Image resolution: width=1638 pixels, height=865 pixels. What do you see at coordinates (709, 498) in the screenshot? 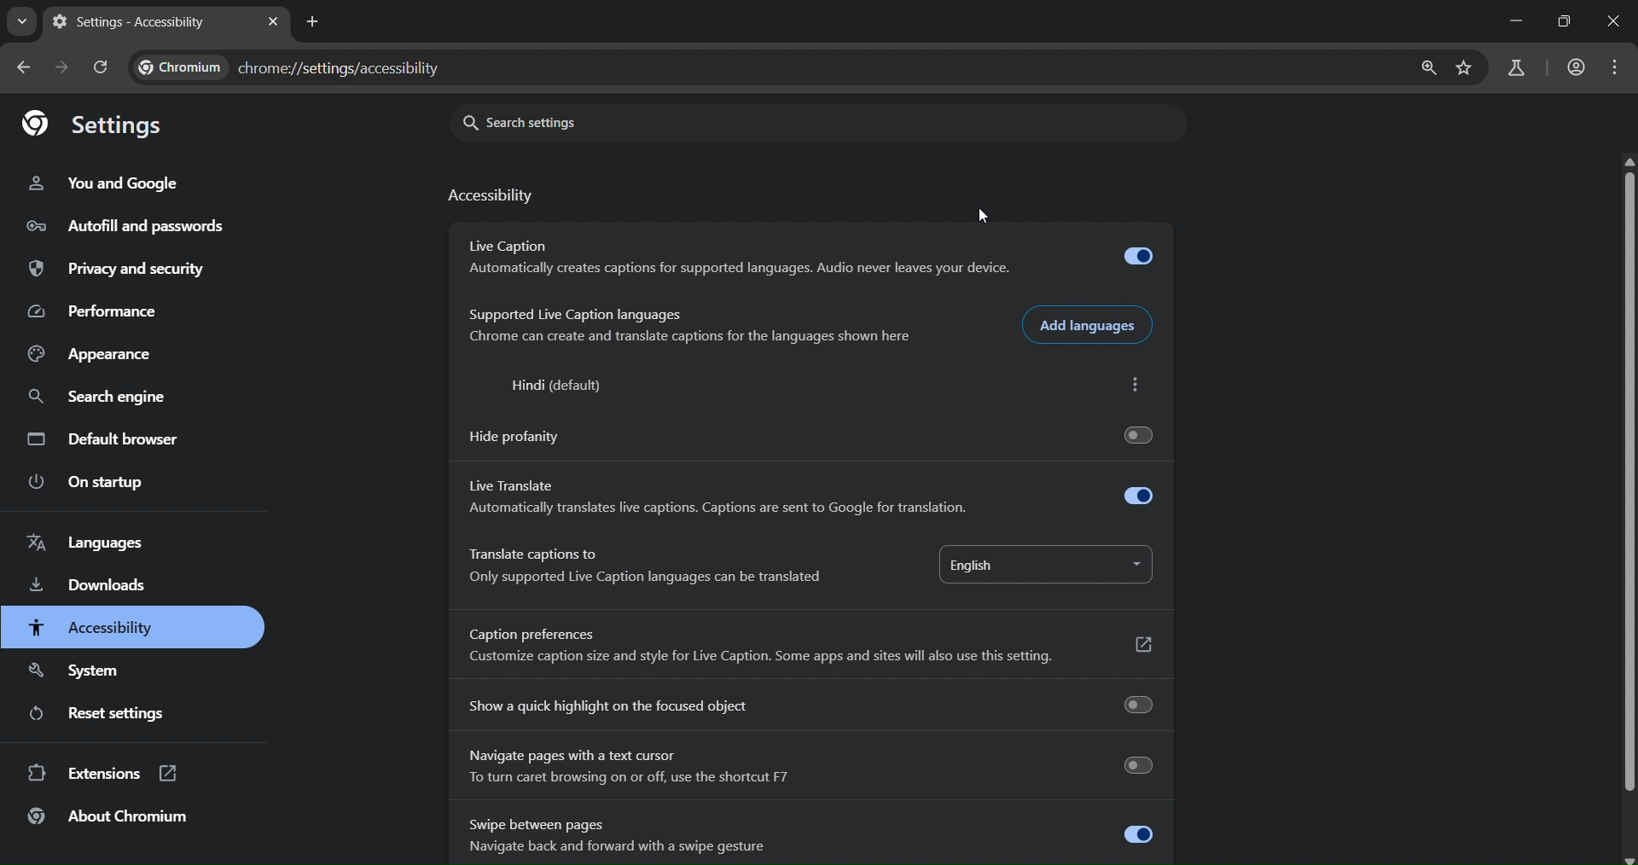
I see `Live Translate
Automatically translates live captions. Captions are sent to Google for translation.` at bounding box center [709, 498].